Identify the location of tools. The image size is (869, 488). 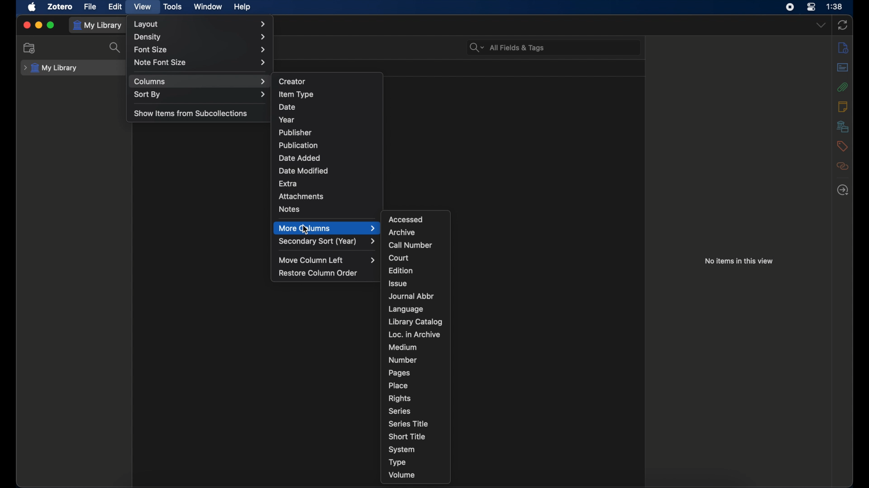
(172, 7).